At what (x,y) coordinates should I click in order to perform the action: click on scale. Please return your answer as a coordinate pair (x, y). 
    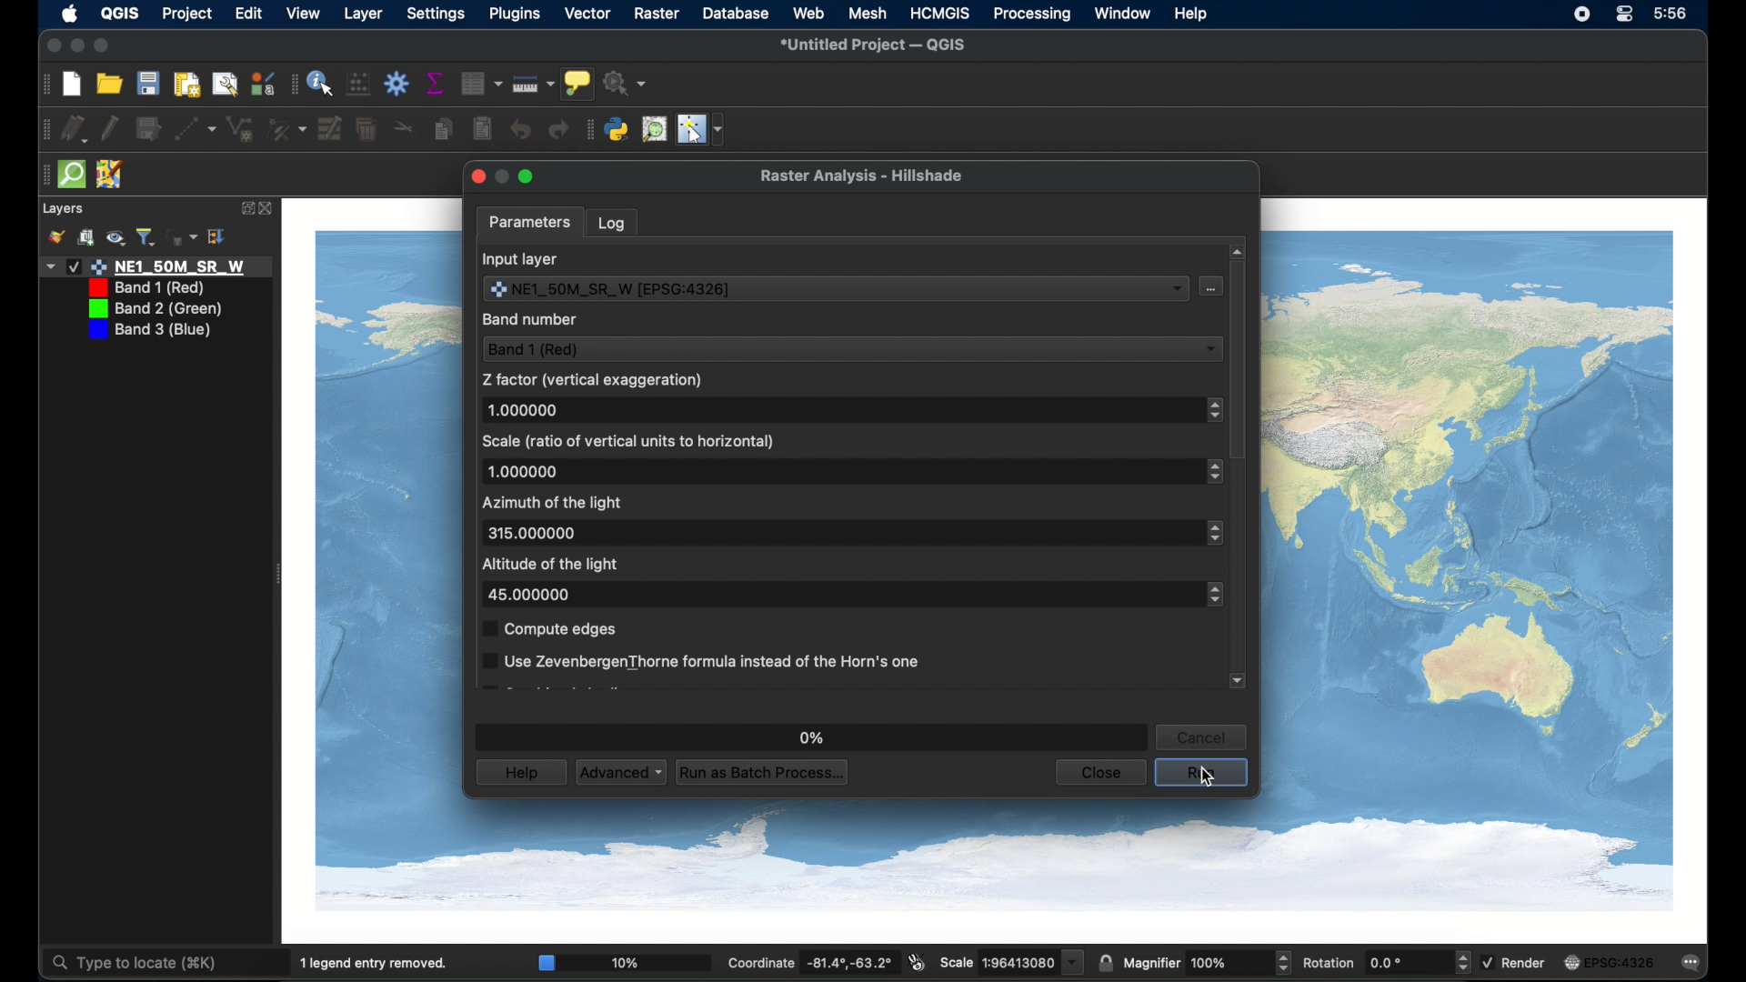
    Looking at the image, I should click on (1011, 961).